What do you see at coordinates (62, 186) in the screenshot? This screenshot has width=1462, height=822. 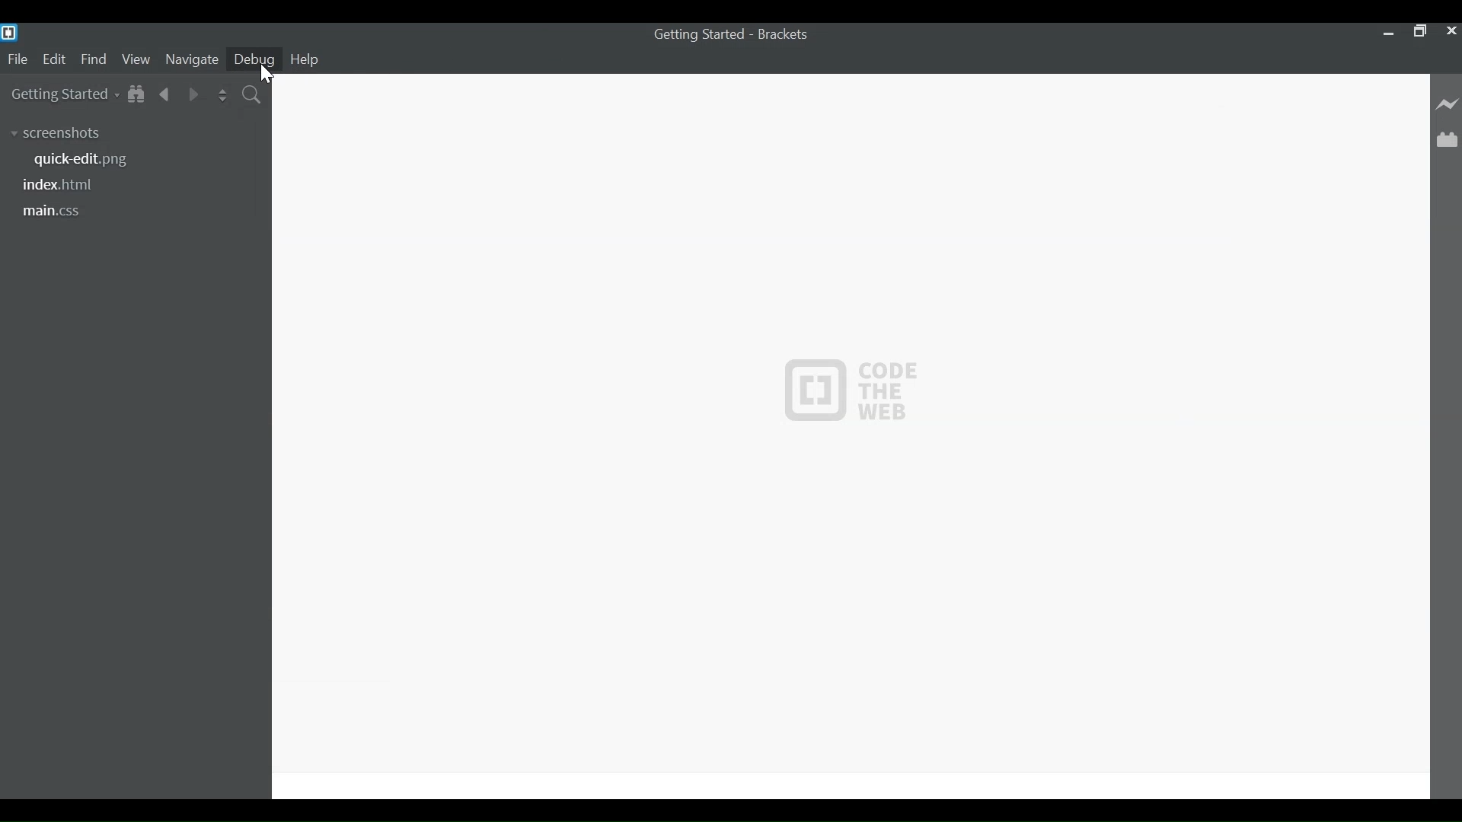 I see `index.html file` at bounding box center [62, 186].